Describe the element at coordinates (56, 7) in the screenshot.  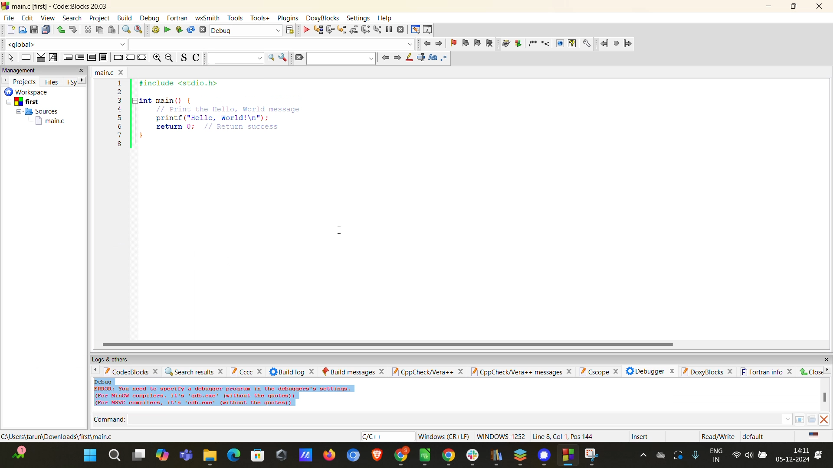
I see `app name and file name` at that location.